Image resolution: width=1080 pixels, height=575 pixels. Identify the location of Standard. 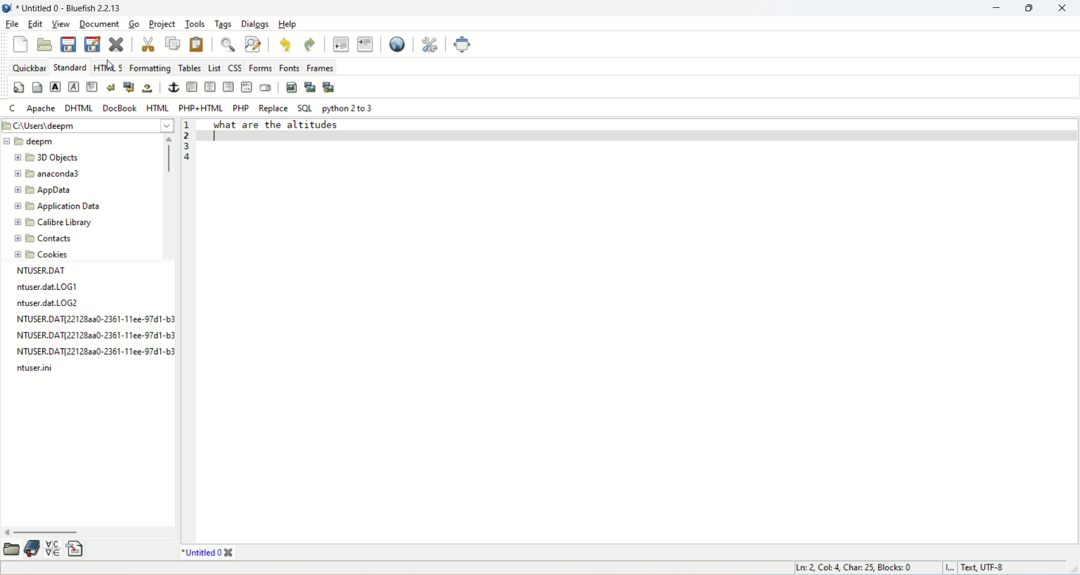
(70, 67).